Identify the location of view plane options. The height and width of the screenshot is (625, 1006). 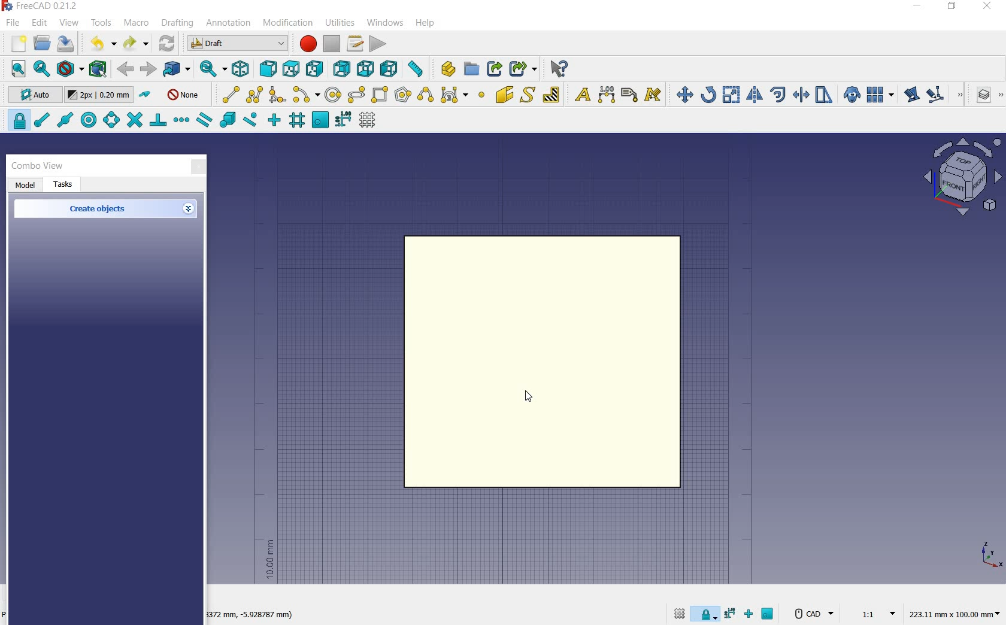
(963, 178).